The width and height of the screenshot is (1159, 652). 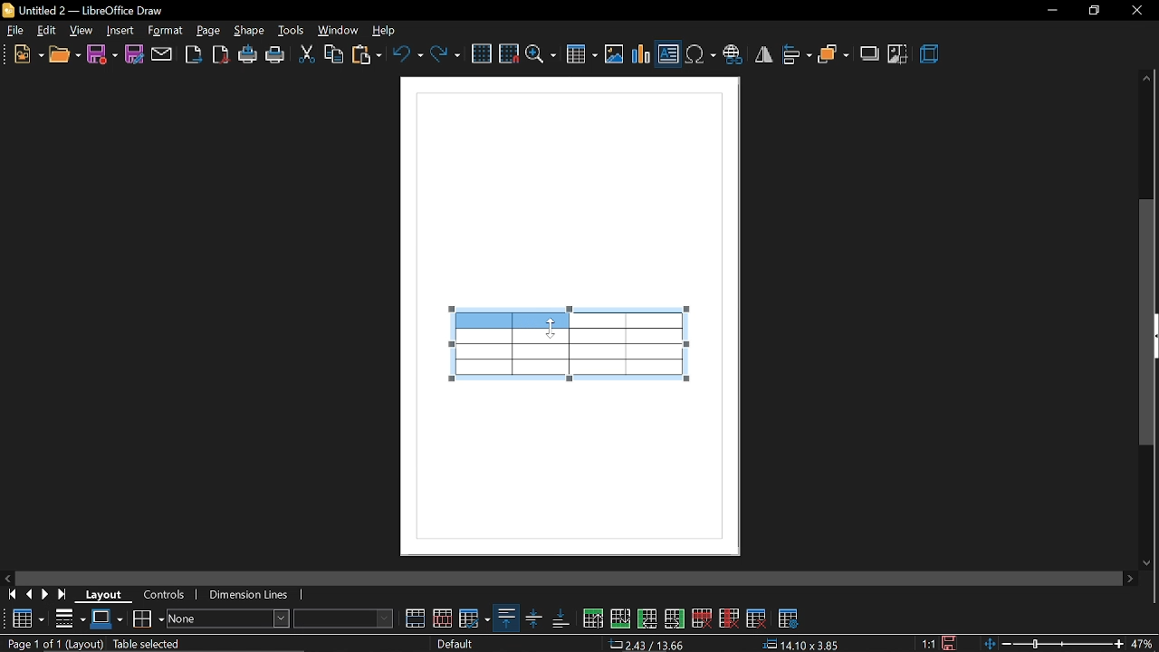 What do you see at coordinates (13, 30) in the screenshot?
I see `file` at bounding box center [13, 30].